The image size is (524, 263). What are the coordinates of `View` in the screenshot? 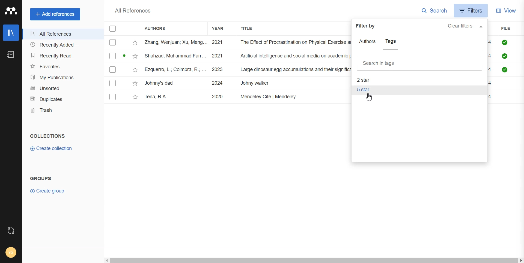 It's located at (506, 11).